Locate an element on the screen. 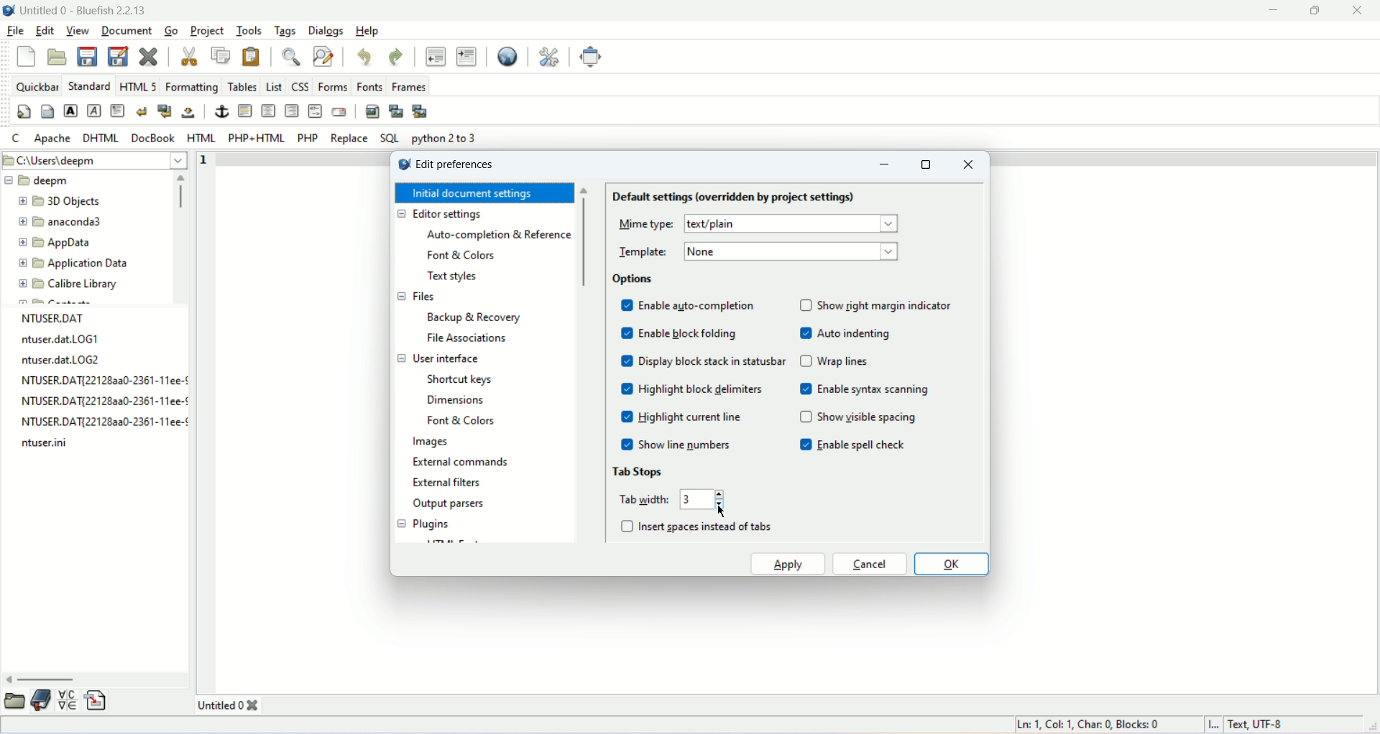 The height and width of the screenshot is (734, 1380). right justify is located at coordinates (290, 111).